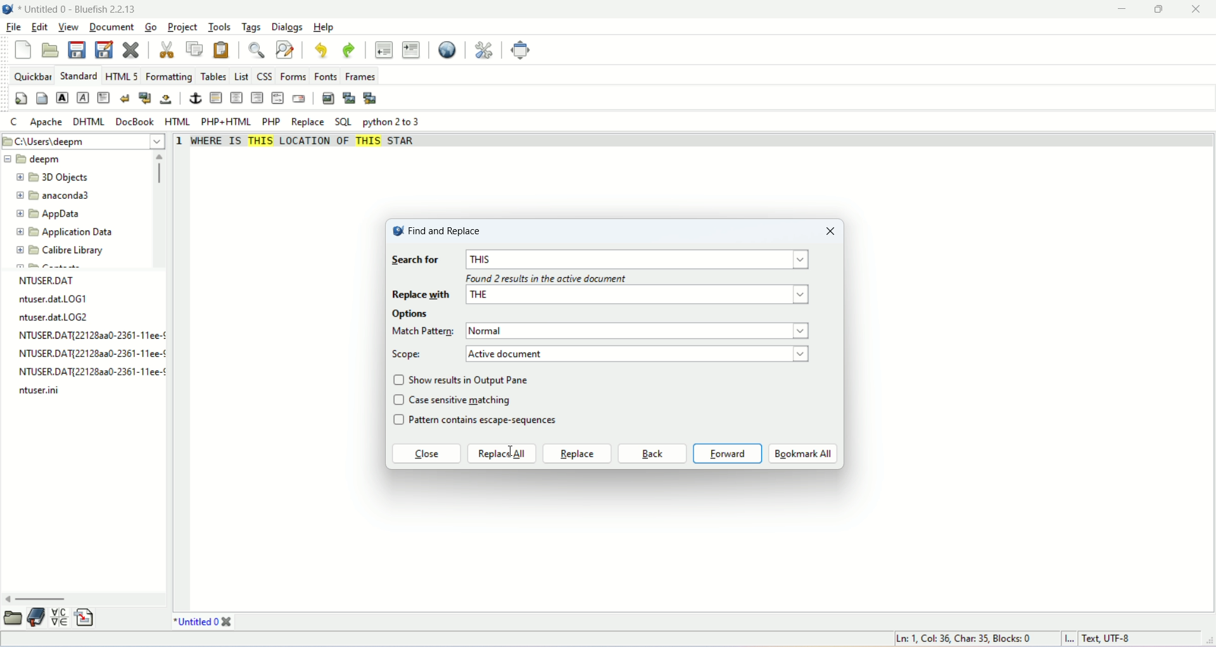 This screenshot has width=1216, height=647. Describe the element at coordinates (60, 249) in the screenshot. I see `Calibre Library` at that location.